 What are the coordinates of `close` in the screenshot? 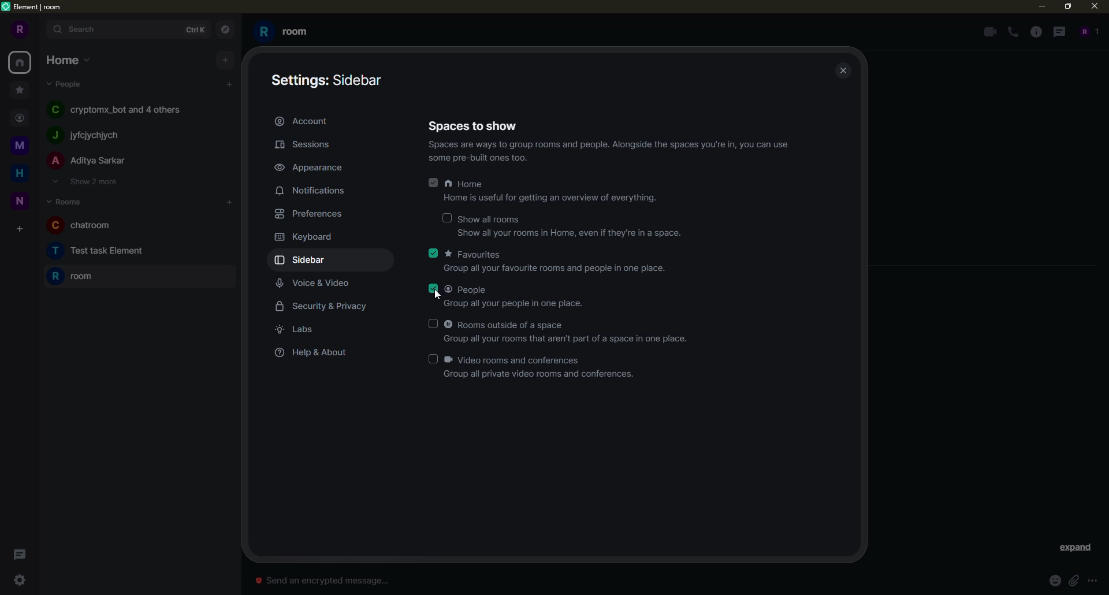 It's located at (1093, 9).